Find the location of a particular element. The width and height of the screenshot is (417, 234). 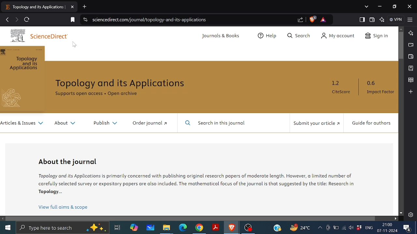

Reading list is located at coordinates (410, 80).